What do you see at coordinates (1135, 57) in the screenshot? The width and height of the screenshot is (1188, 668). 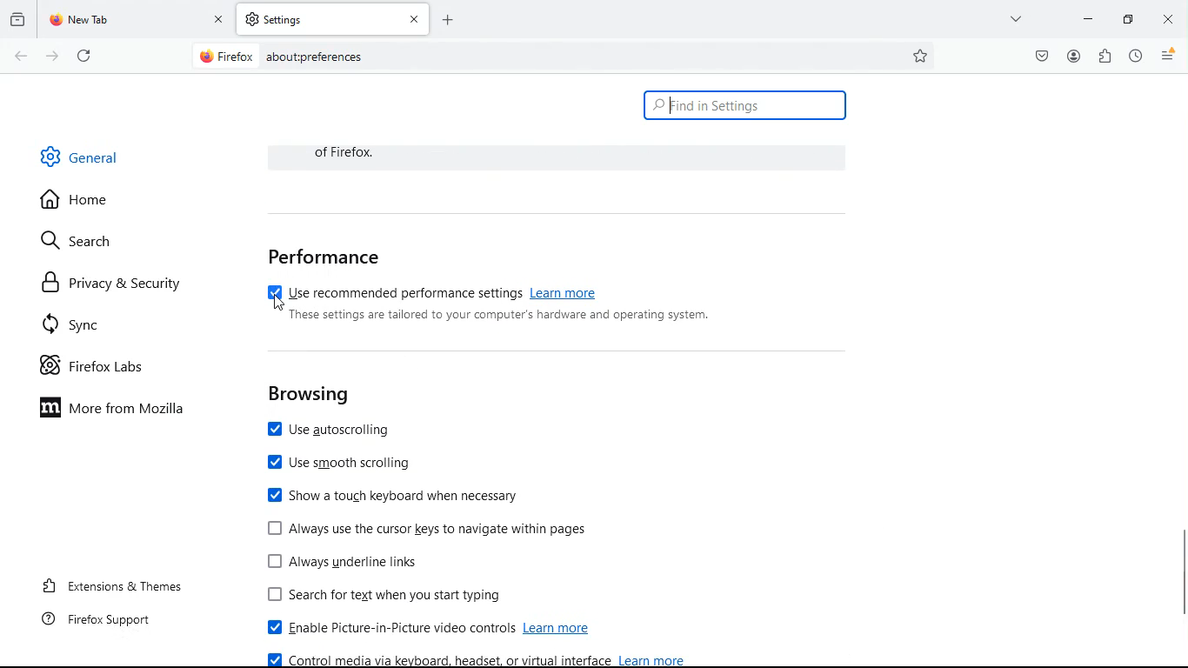 I see `history` at bounding box center [1135, 57].